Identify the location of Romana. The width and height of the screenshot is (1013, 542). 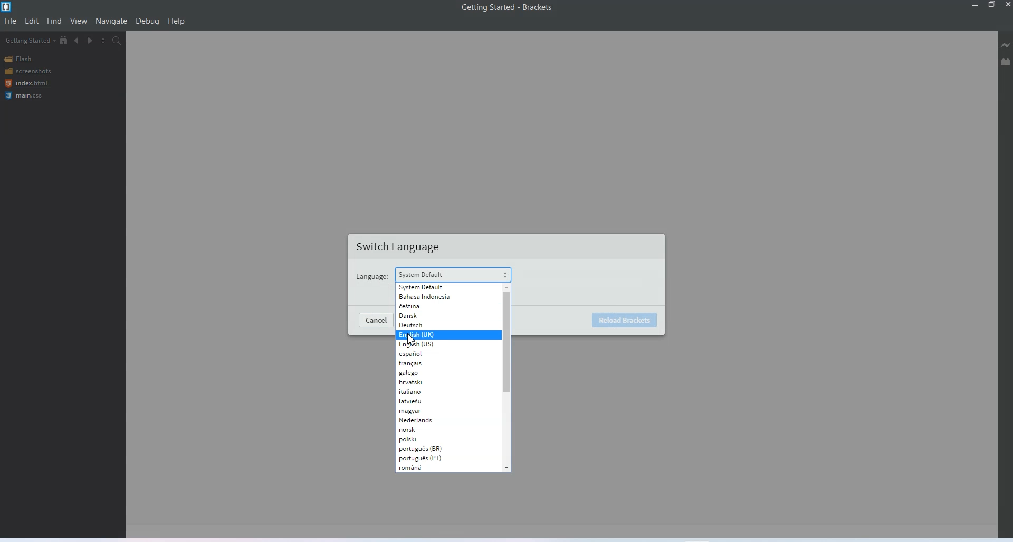
(431, 467).